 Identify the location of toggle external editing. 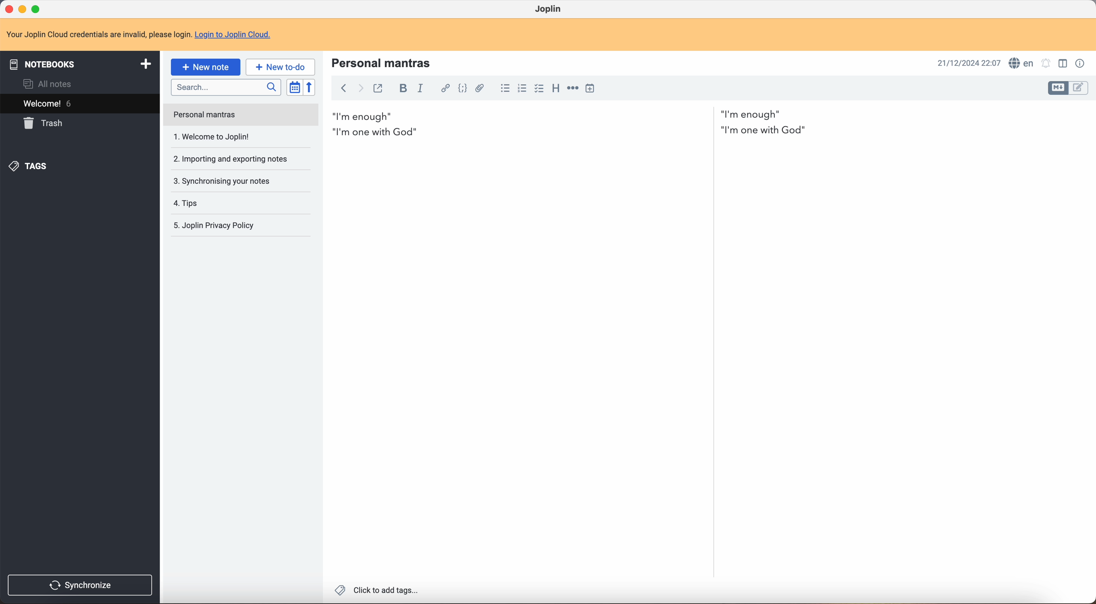
(377, 88).